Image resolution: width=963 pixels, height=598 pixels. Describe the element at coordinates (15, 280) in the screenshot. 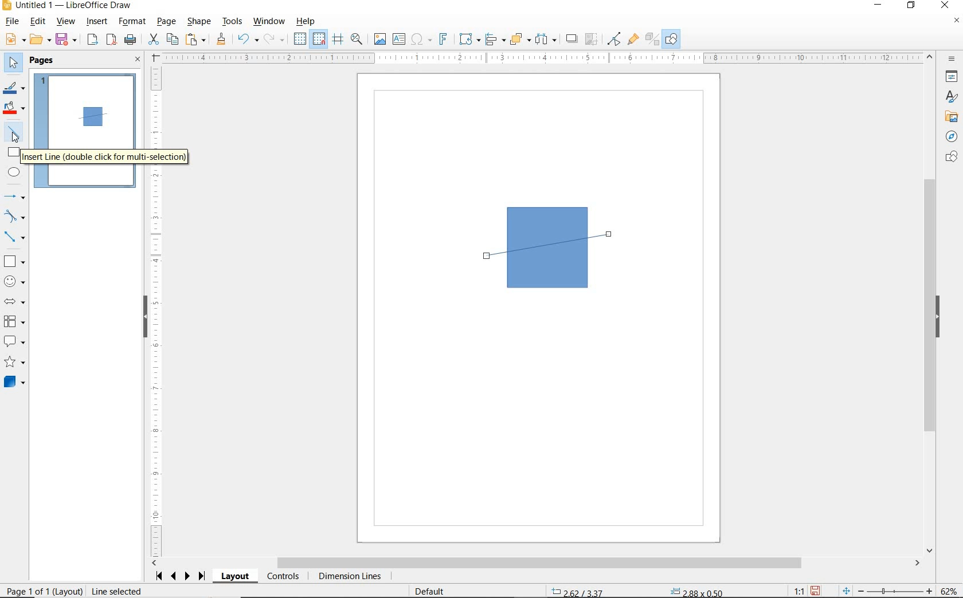

I see `SYMBOL SHAPES` at that location.